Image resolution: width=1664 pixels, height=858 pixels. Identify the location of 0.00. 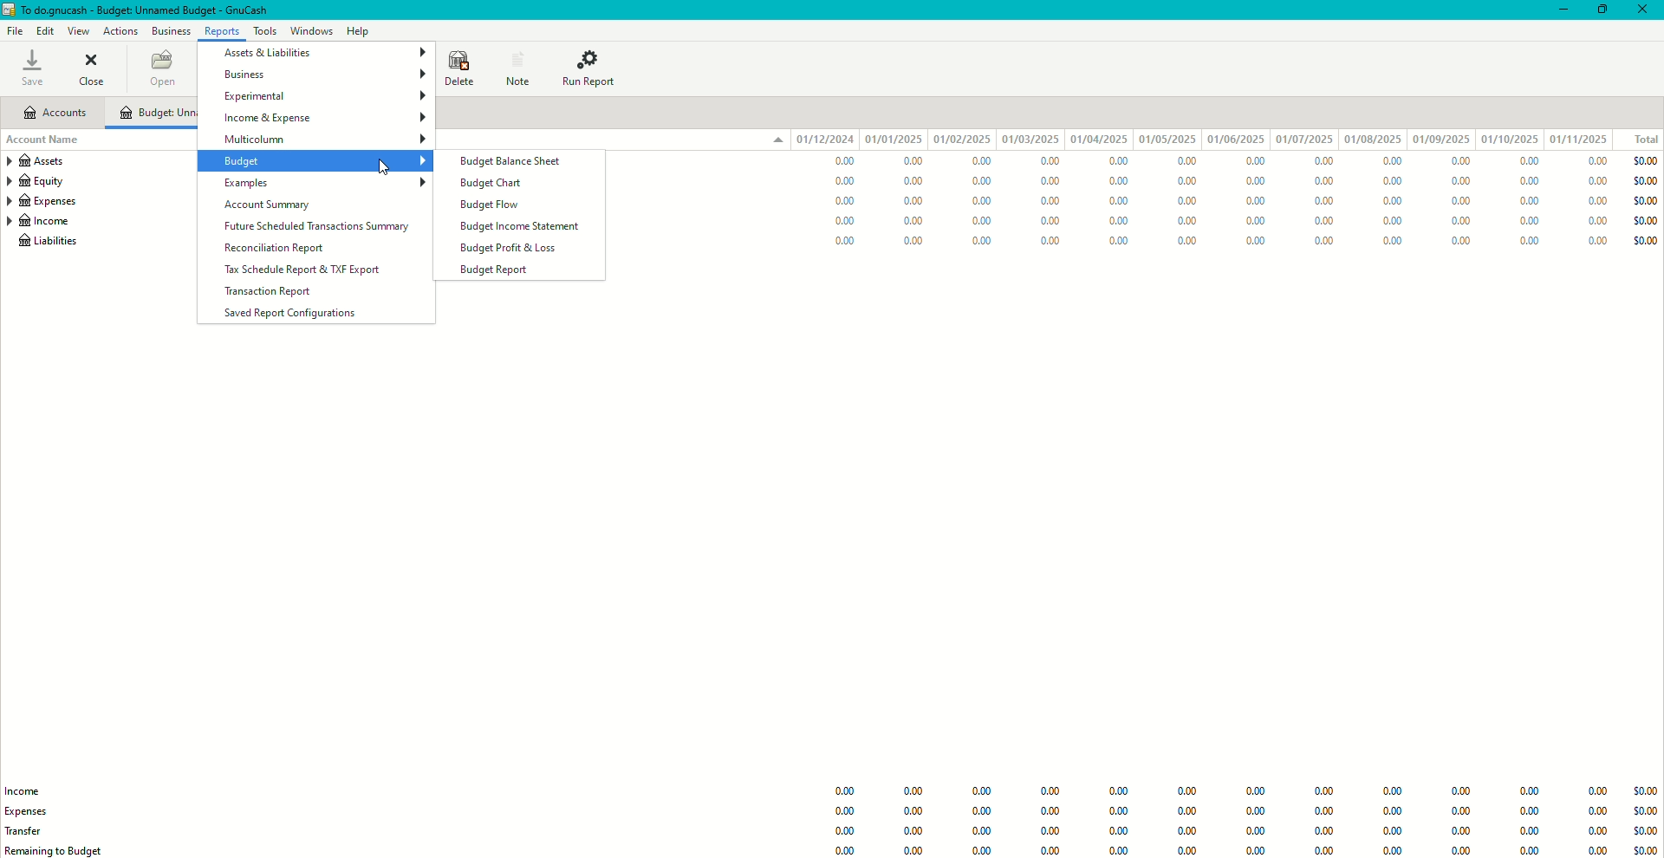
(1323, 833).